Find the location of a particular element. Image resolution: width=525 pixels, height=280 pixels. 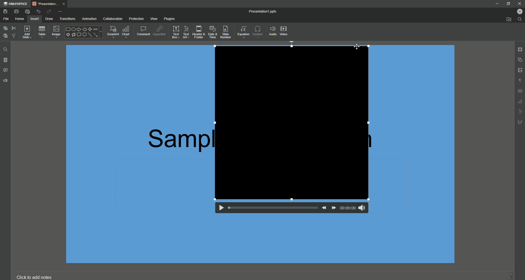

Image Settings is located at coordinates (520, 70).